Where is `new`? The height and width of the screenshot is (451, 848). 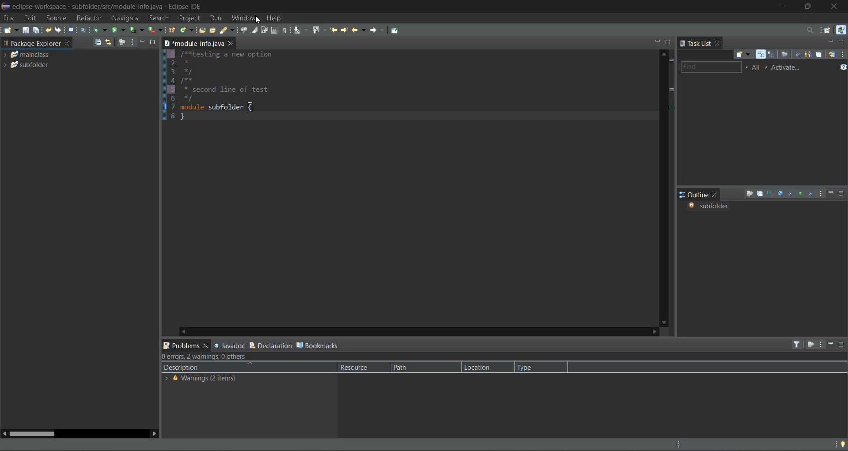
new is located at coordinates (10, 30).